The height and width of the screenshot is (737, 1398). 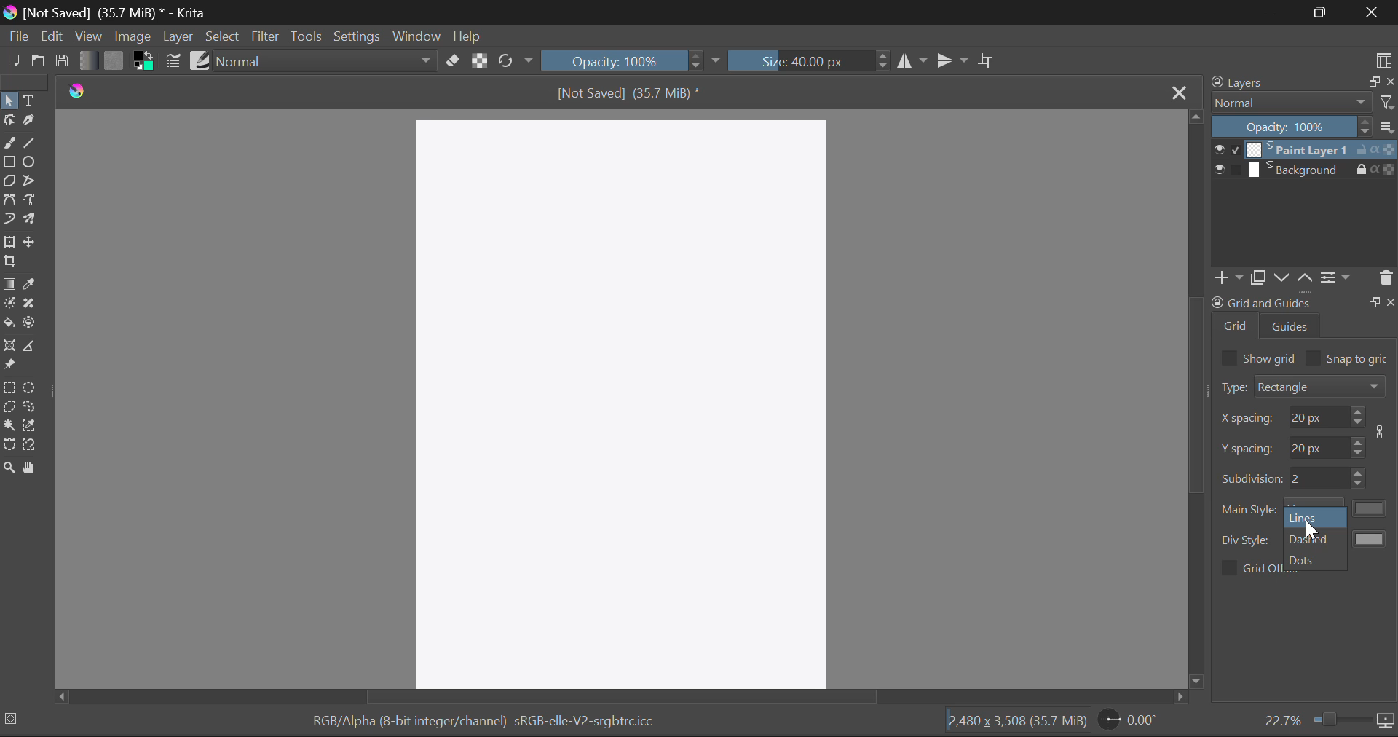 I want to click on Crop, so click(x=988, y=60).